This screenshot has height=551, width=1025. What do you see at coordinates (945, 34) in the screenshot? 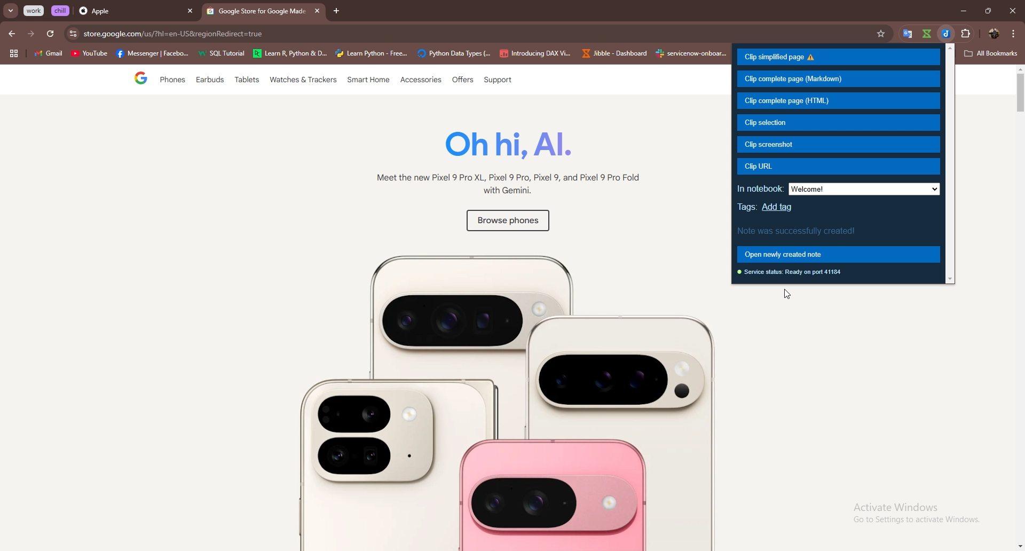
I see `jibble ` at bounding box center [945, 34].